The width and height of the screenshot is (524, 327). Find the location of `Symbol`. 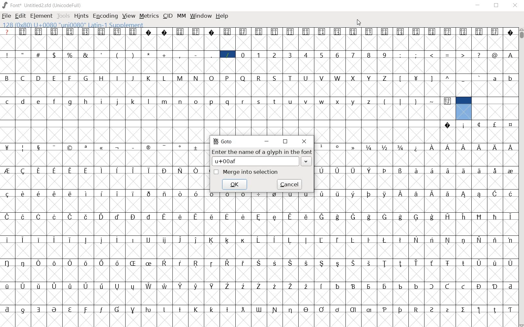

Symbol is located at coordinates (385, 263).